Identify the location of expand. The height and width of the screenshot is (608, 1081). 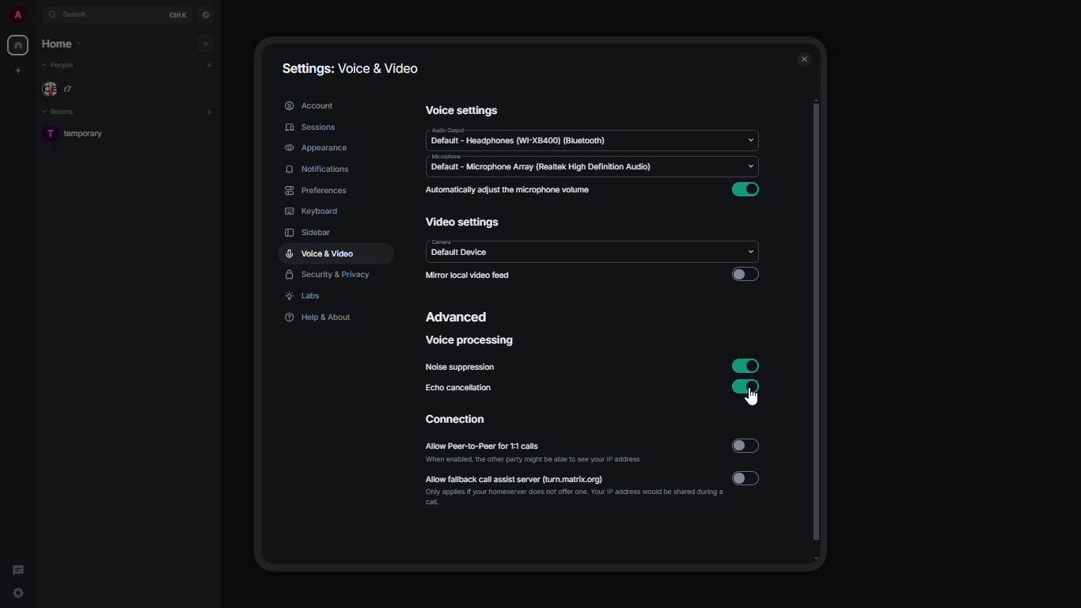
(37, 14).